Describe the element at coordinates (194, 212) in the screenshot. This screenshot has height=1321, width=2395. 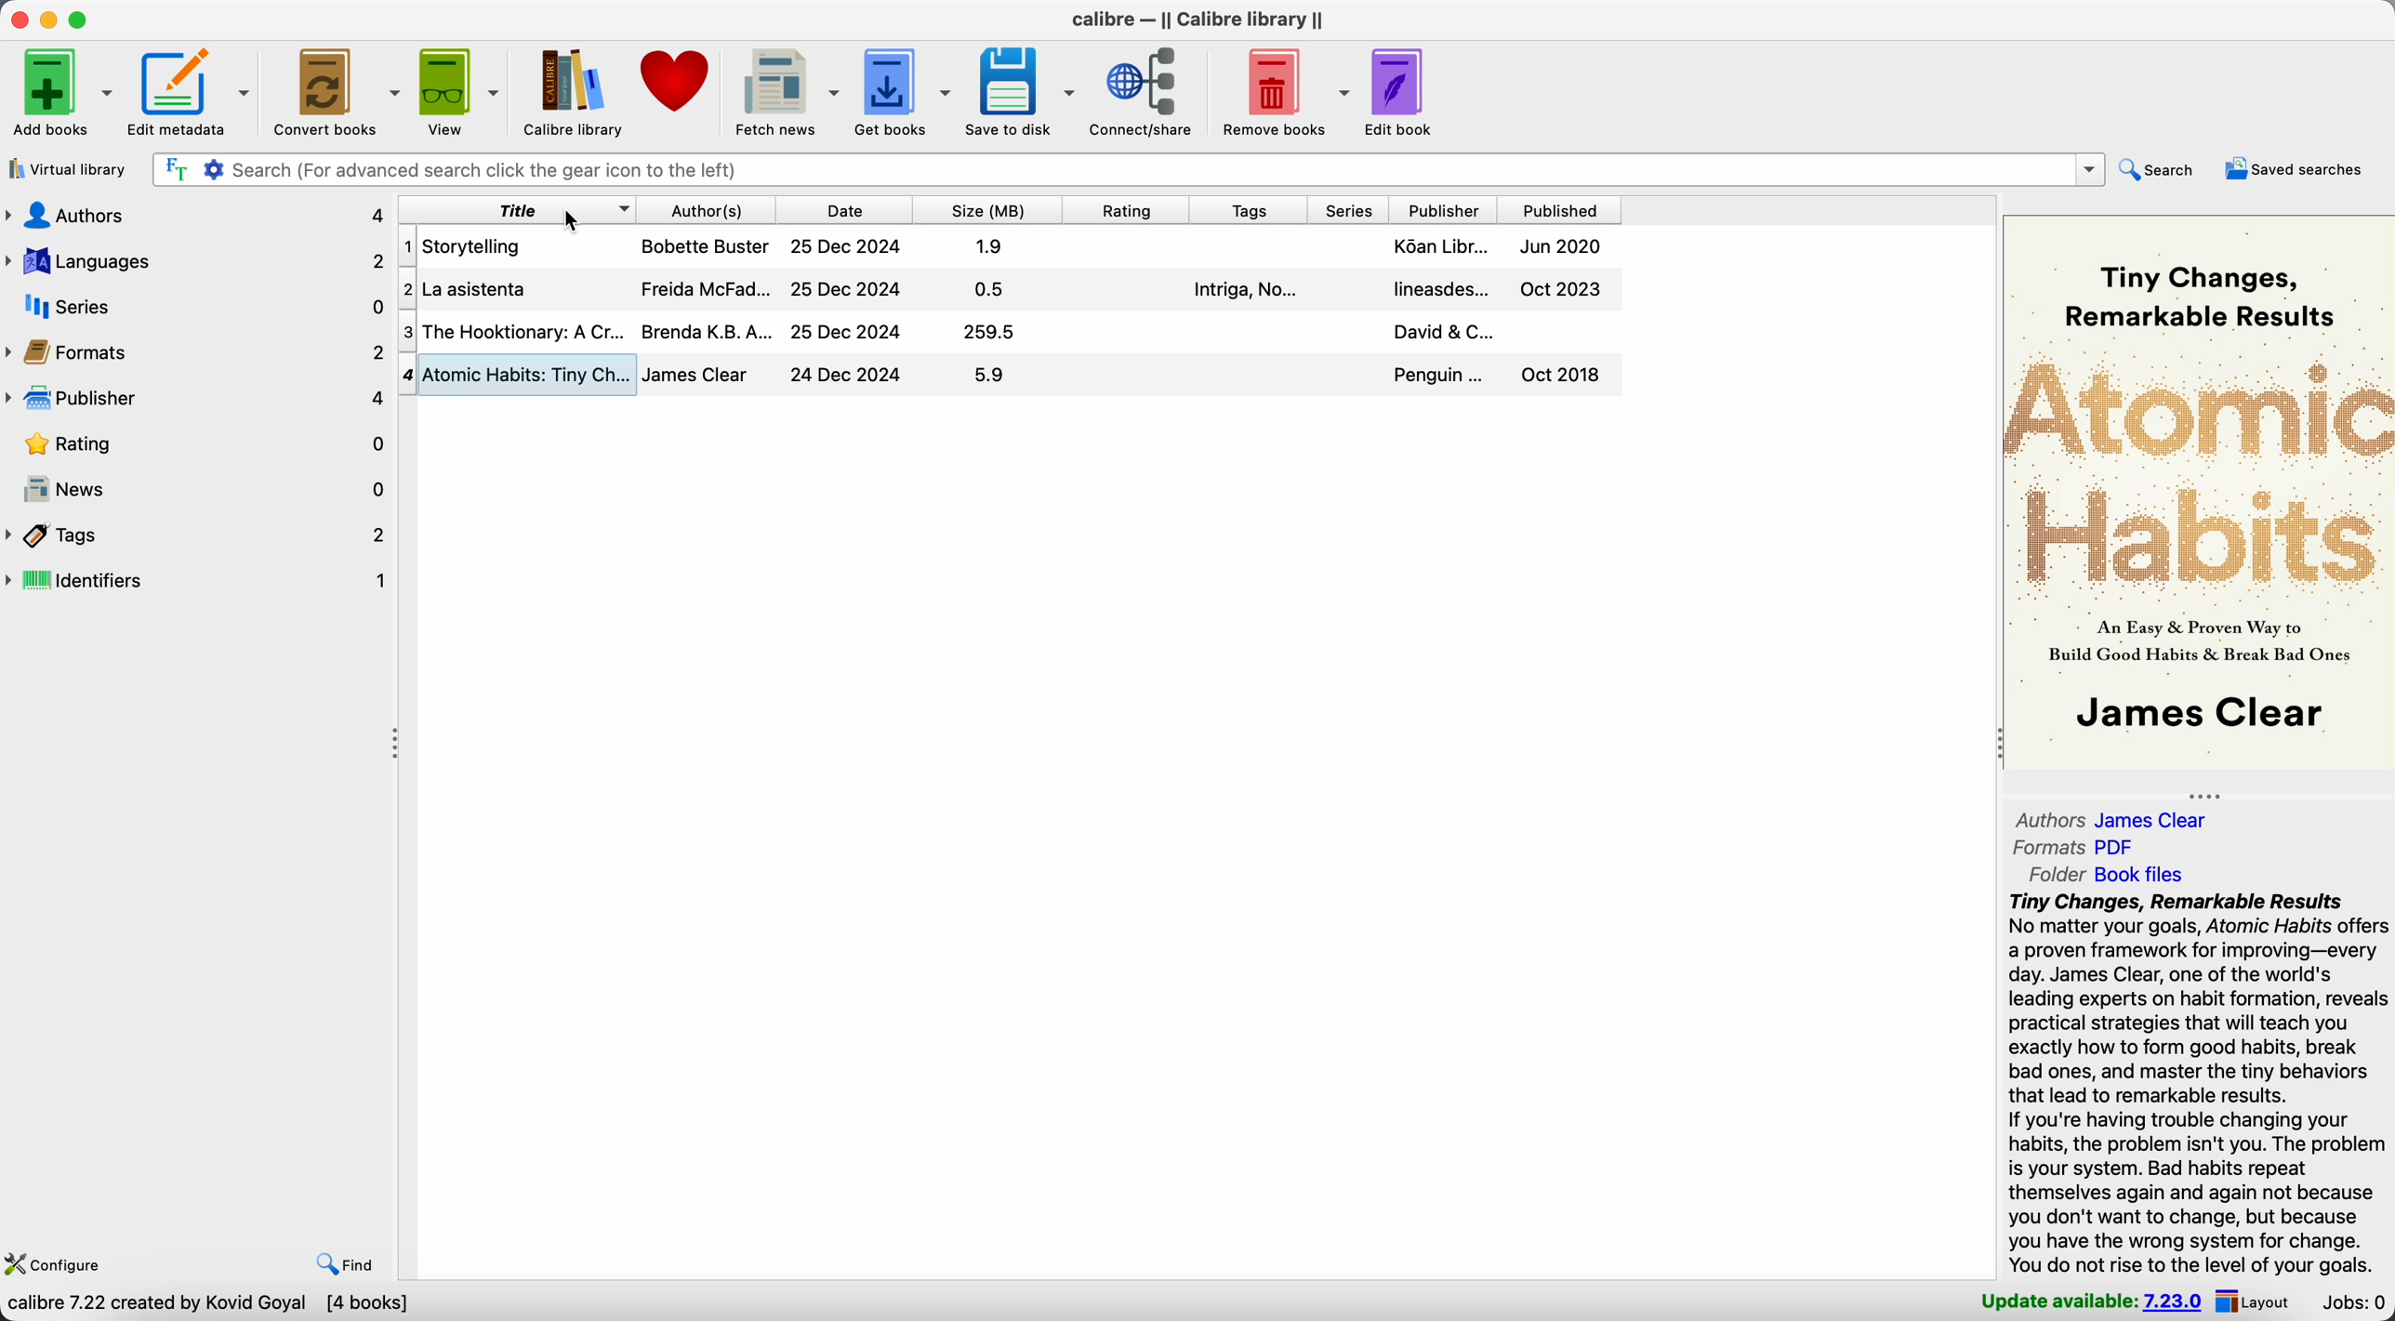
I see `authors` at that location.